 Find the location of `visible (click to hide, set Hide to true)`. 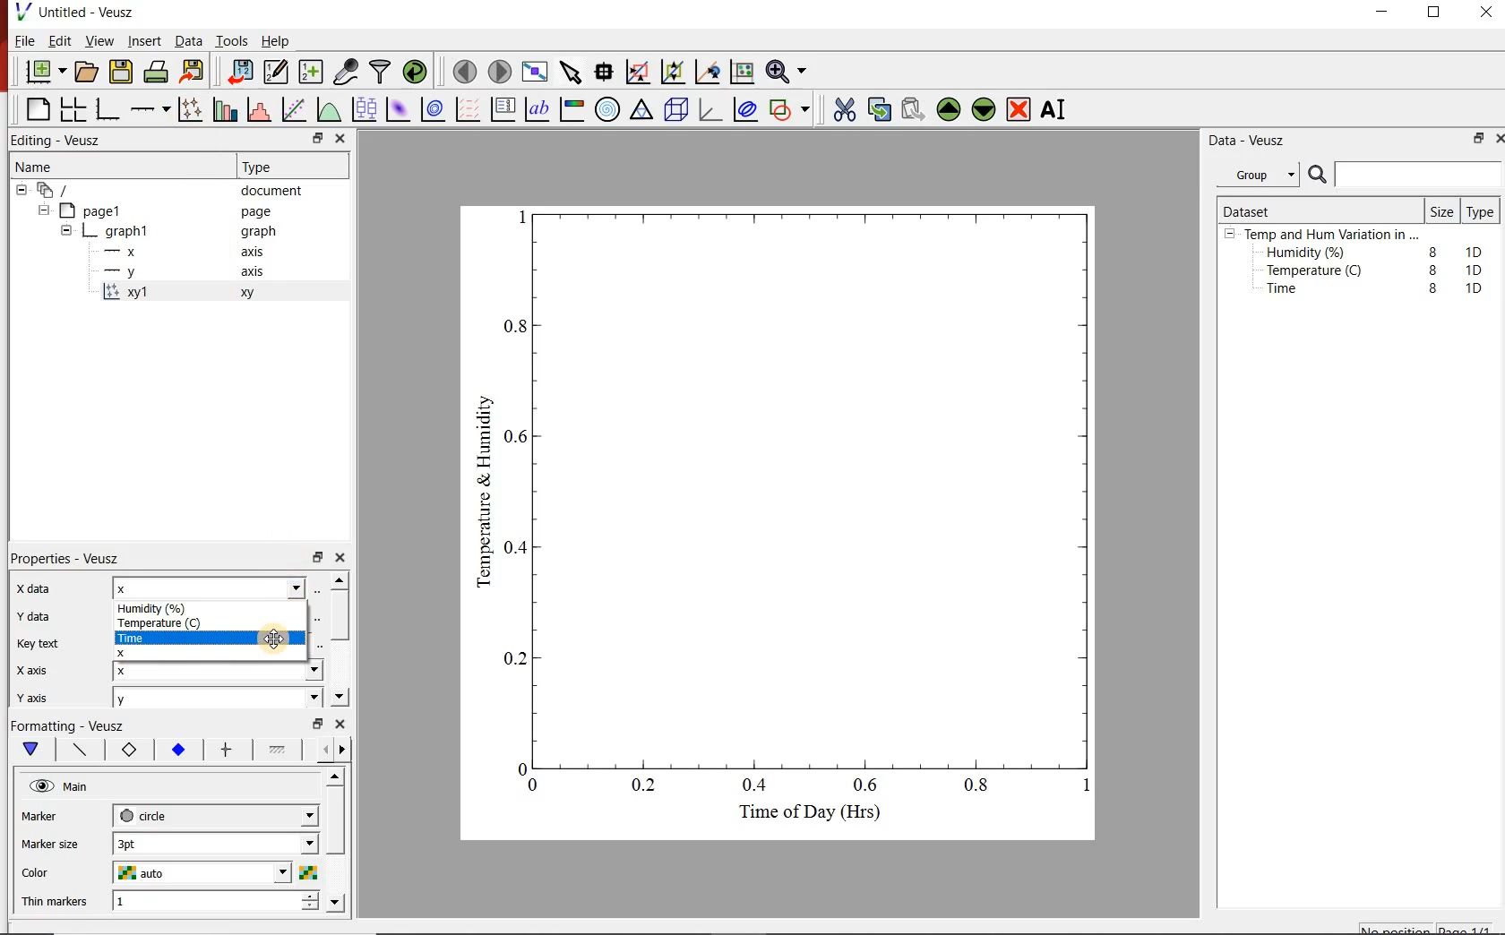

visible (click to hide, set Hide to true) is located at coordinates (39, 787).